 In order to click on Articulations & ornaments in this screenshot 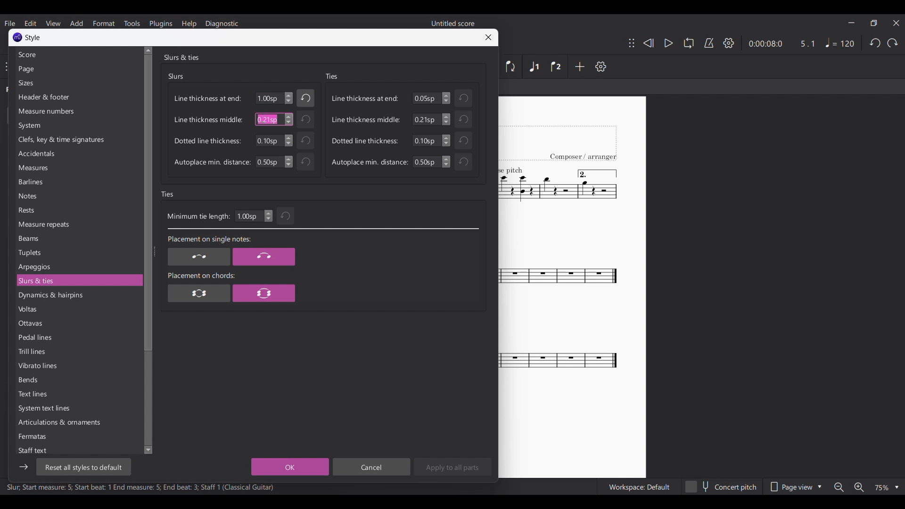, I will do `click(78, 422)`.